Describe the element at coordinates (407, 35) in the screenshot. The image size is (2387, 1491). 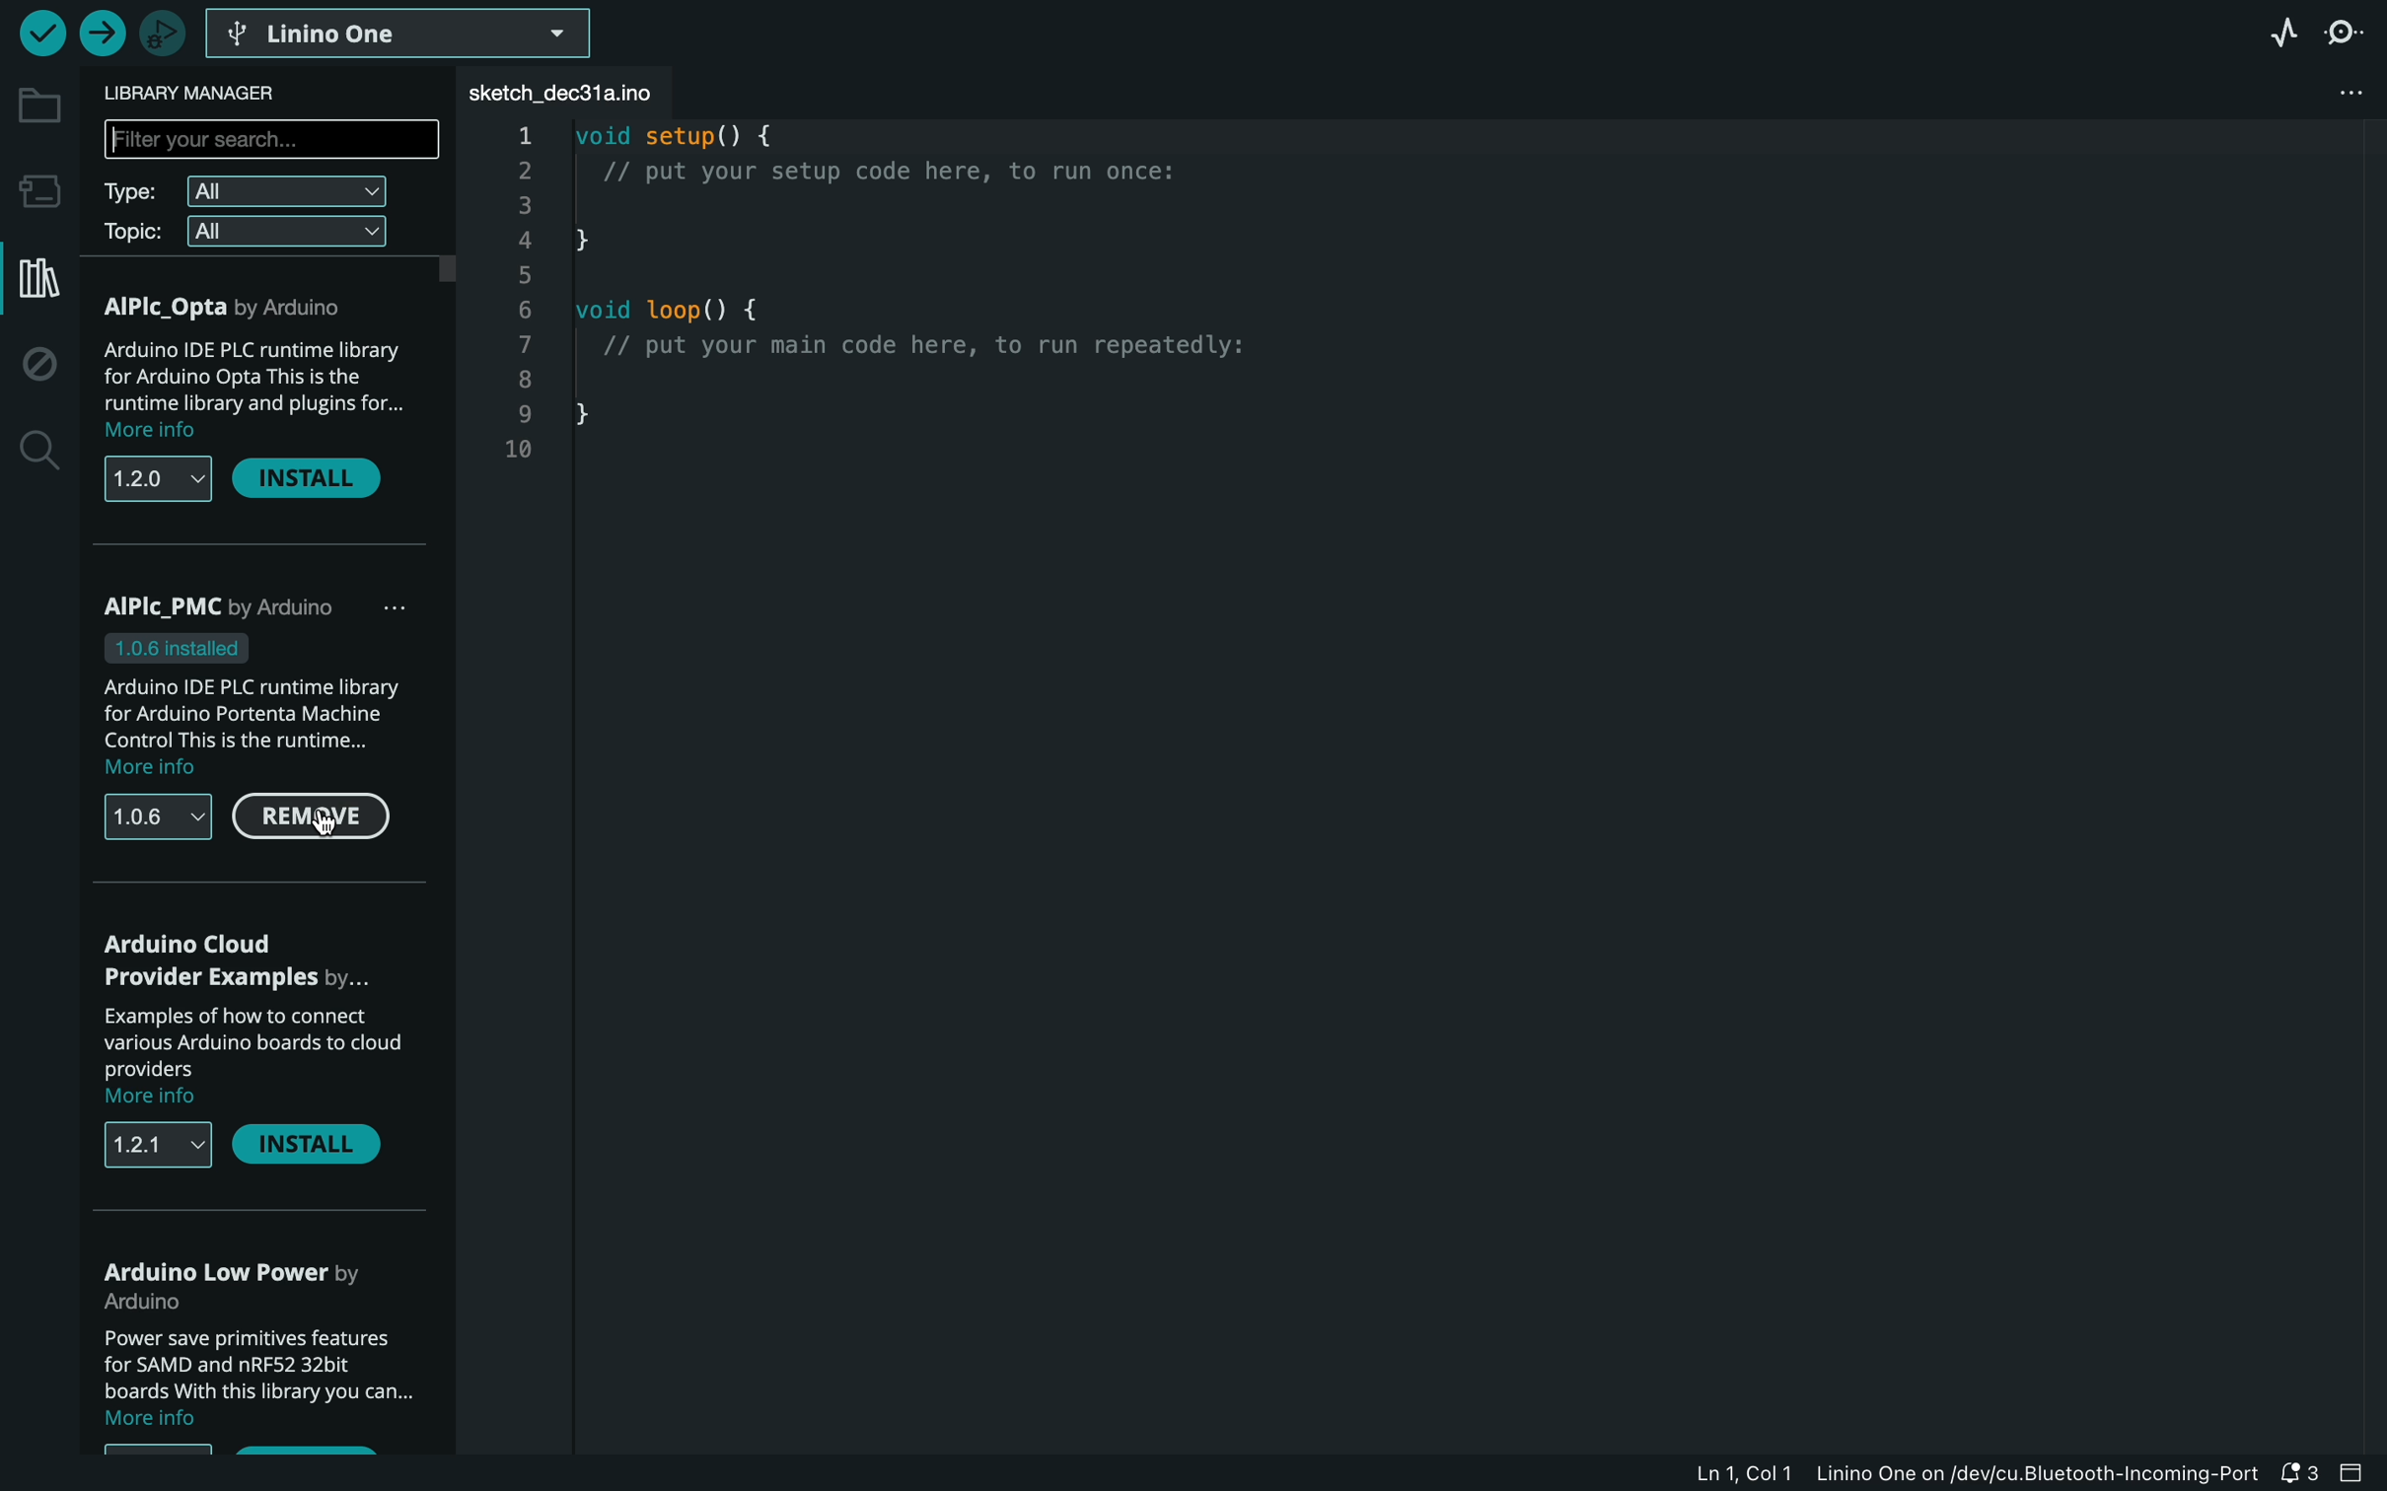
I see `board selector` at that location.